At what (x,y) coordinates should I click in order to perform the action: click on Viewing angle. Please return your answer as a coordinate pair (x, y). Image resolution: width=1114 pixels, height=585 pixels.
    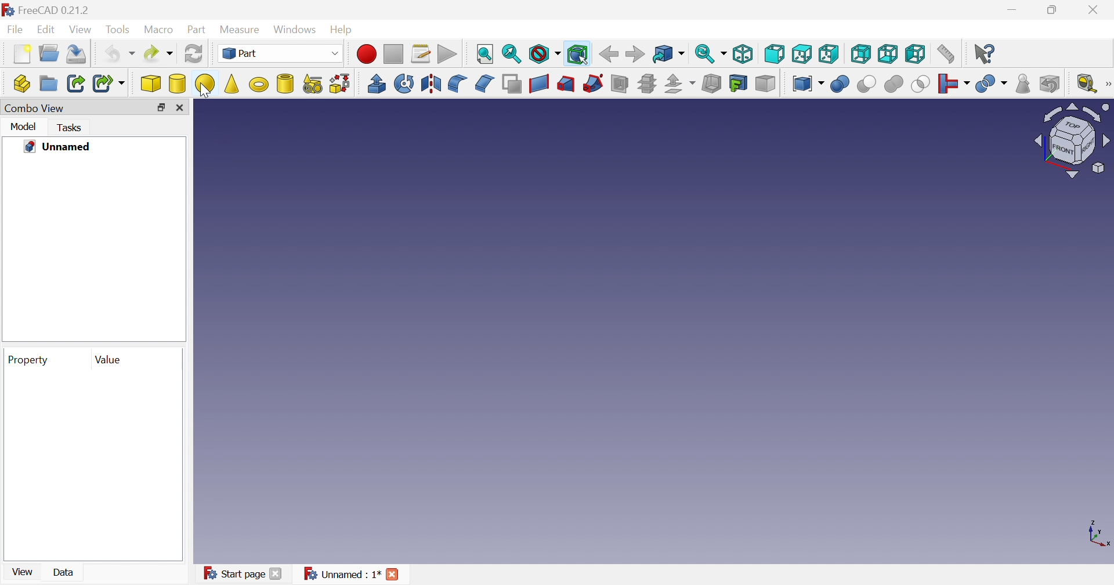
    Looking at the image, I should click on (1072, 142).